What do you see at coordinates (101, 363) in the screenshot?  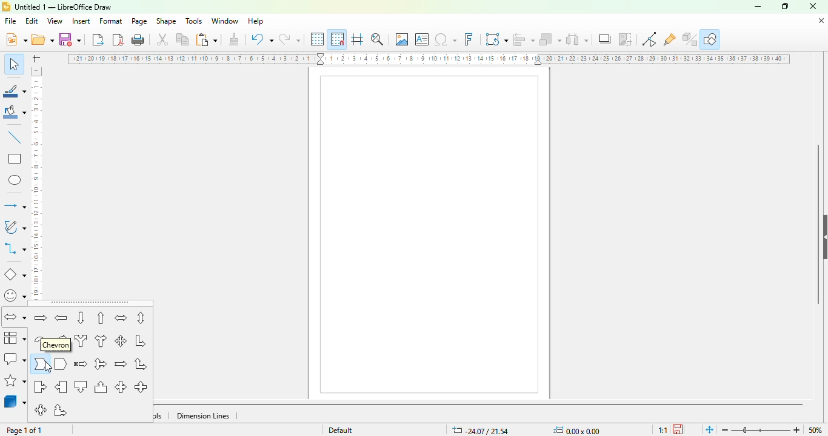 I see `up, right and down arrow` at bounding box center [101, 363].